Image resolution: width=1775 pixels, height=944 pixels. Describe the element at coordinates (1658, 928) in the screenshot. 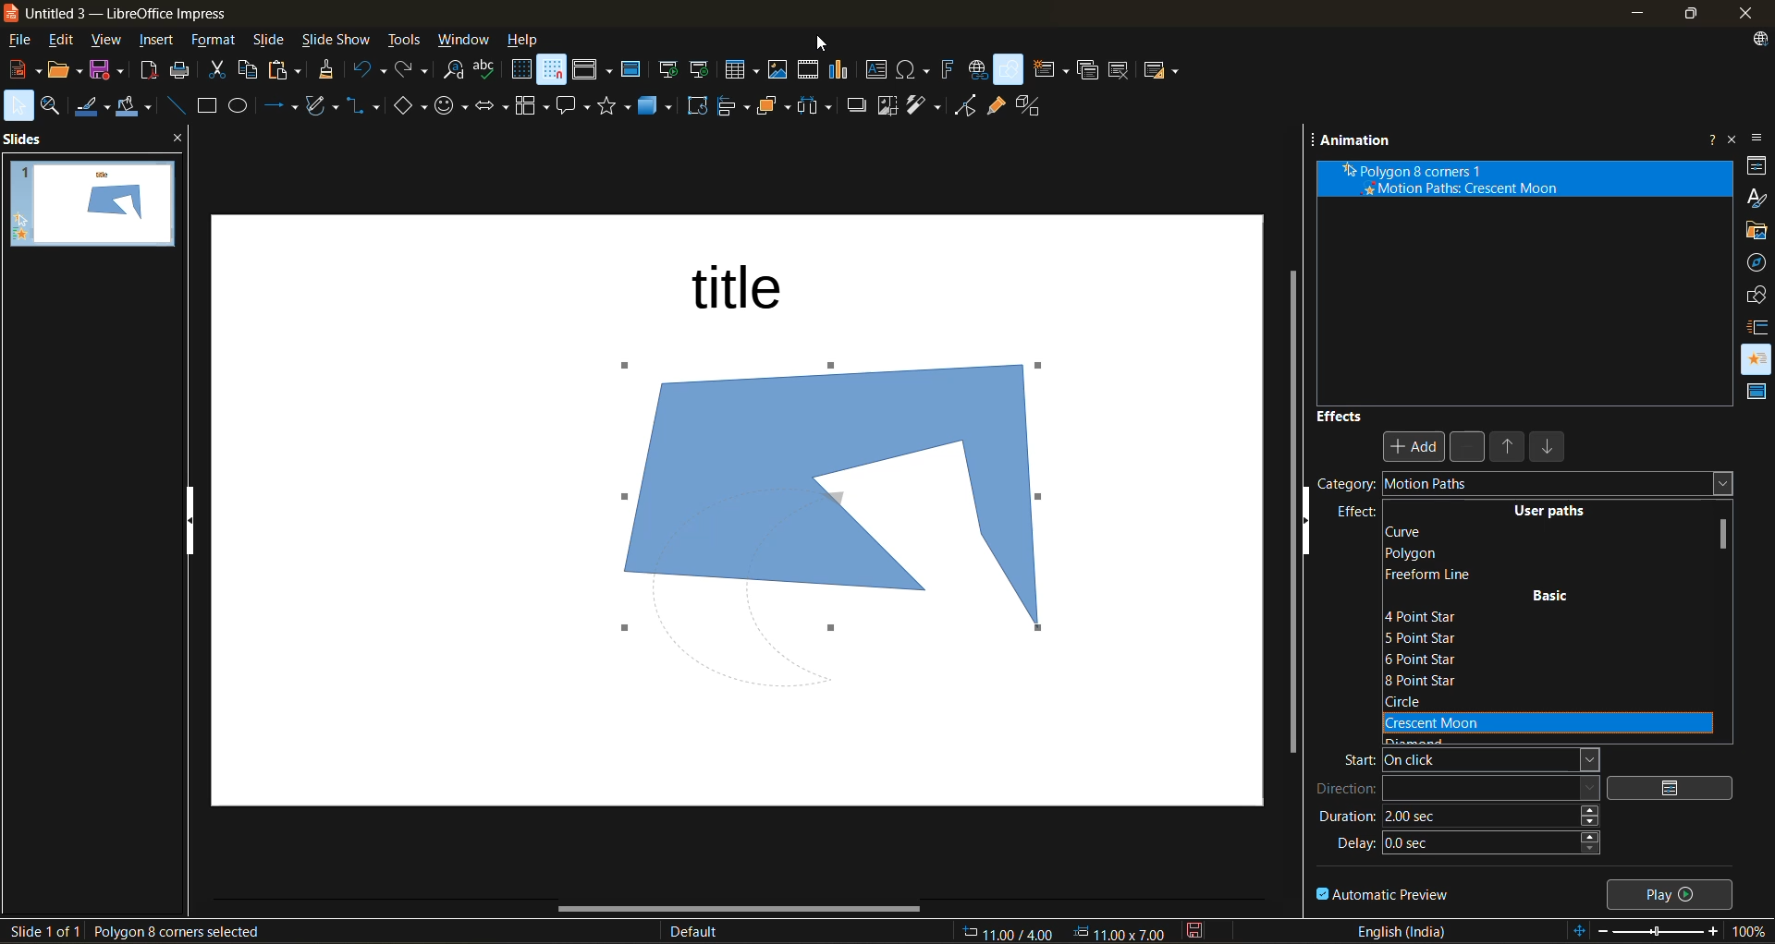

I see `zoom slider` at that location.